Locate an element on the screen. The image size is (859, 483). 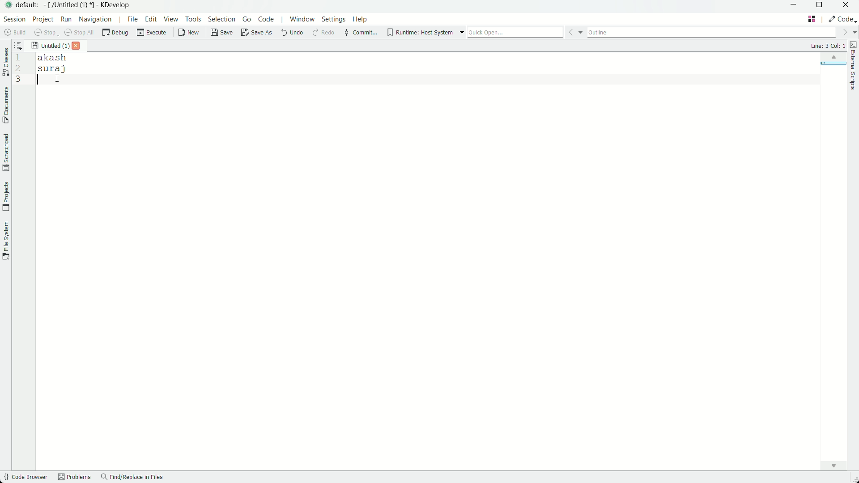
file name - untitled 1 is located at coordinates (50, 45).